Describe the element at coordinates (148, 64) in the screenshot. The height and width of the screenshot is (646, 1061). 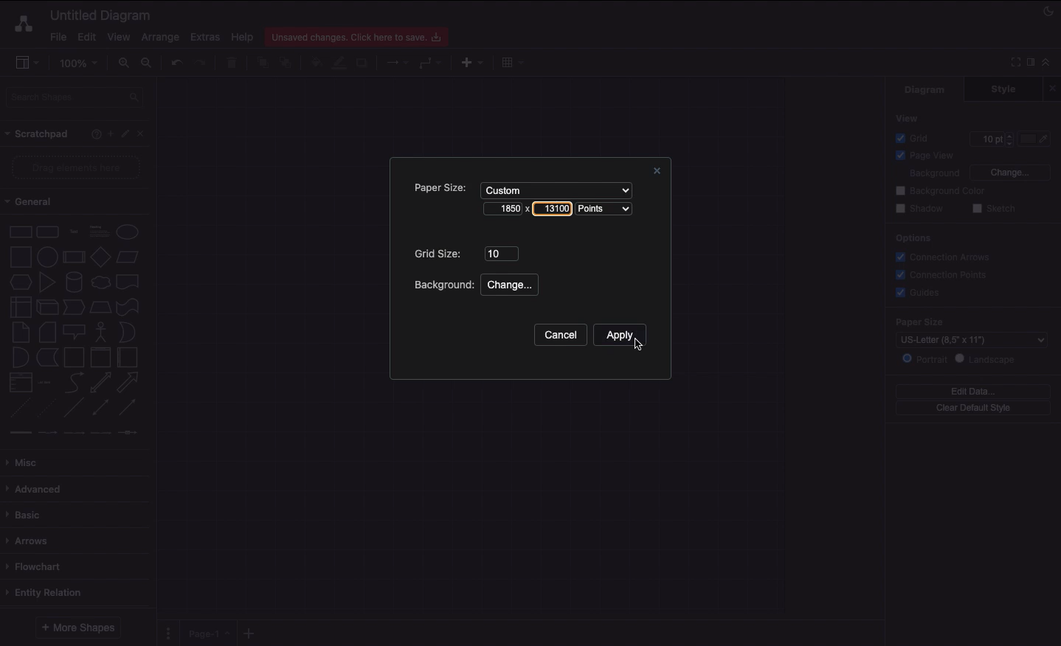
I see `Zoom out` at that location.